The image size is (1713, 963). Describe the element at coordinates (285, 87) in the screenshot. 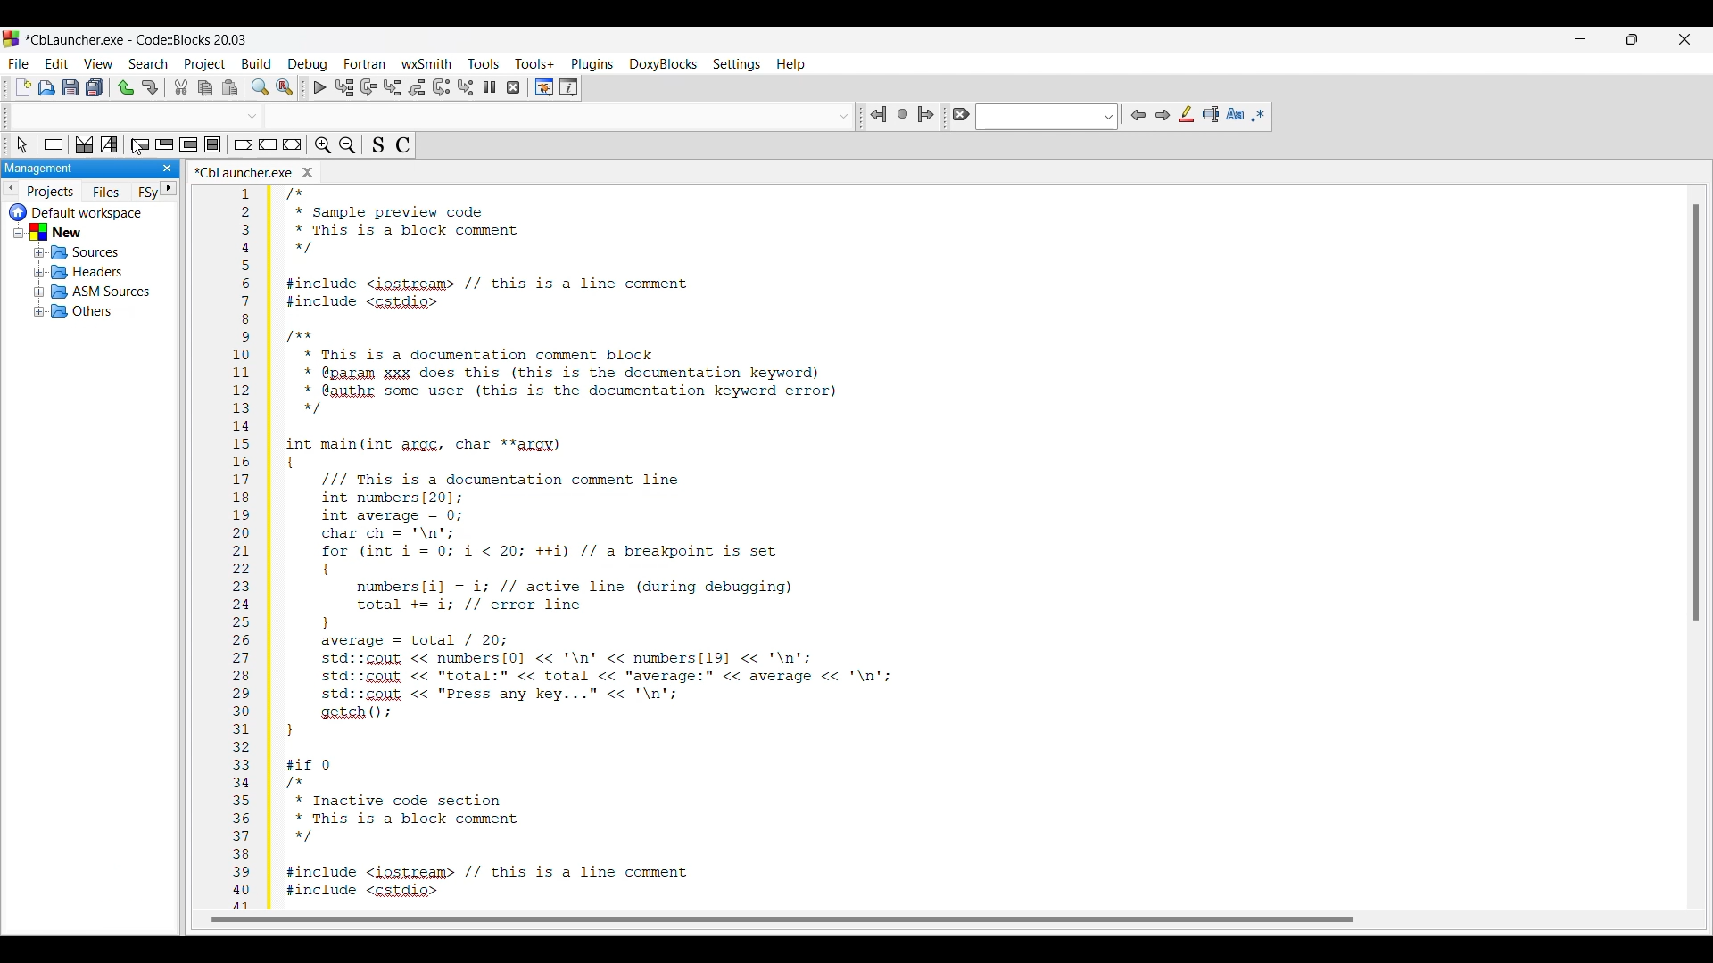

I see `Replace` at that location.